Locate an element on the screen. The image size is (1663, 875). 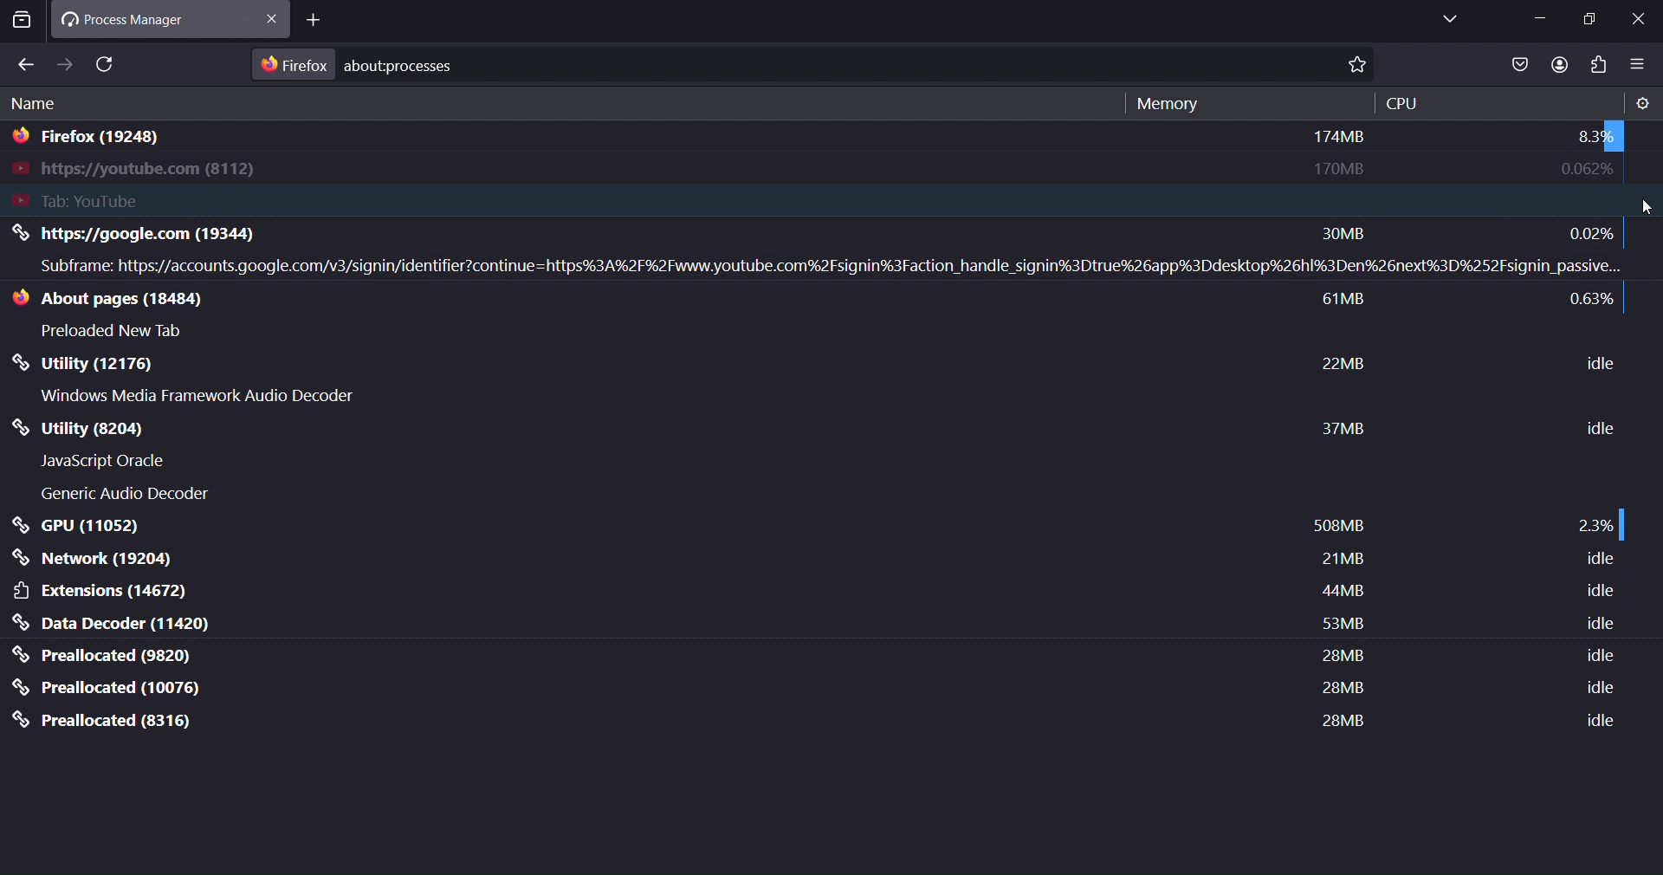
44mb is located at coordinates (1342, 594).